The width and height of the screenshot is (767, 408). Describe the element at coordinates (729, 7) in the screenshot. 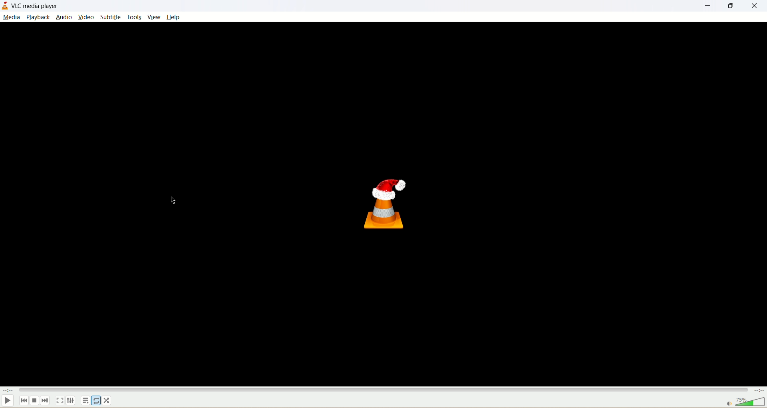

I see `maximize` at that location.